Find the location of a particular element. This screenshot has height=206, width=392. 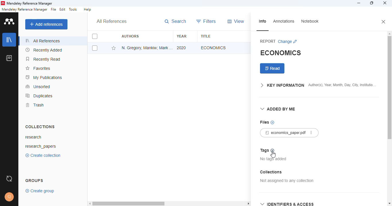

N. Gregory Mankiw, Mark P. Taylor is located at coordinates (147, 47).